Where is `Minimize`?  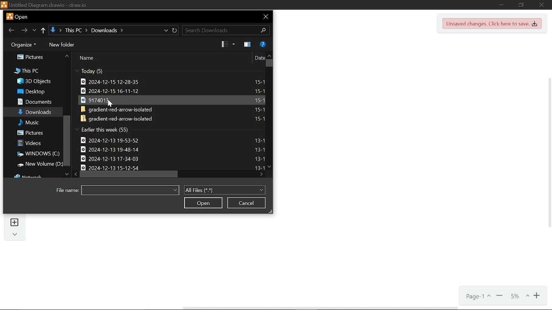 Minimize is located at coordinates (502, 4).